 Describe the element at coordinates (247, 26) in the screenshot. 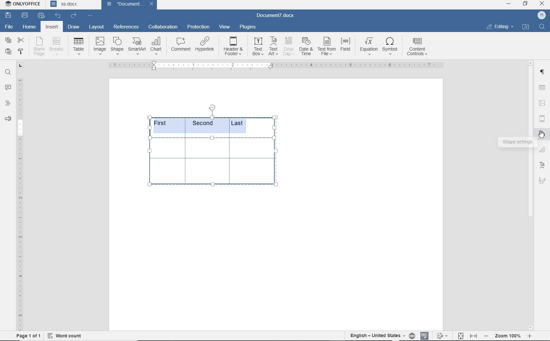

I see `plugins` at that location.